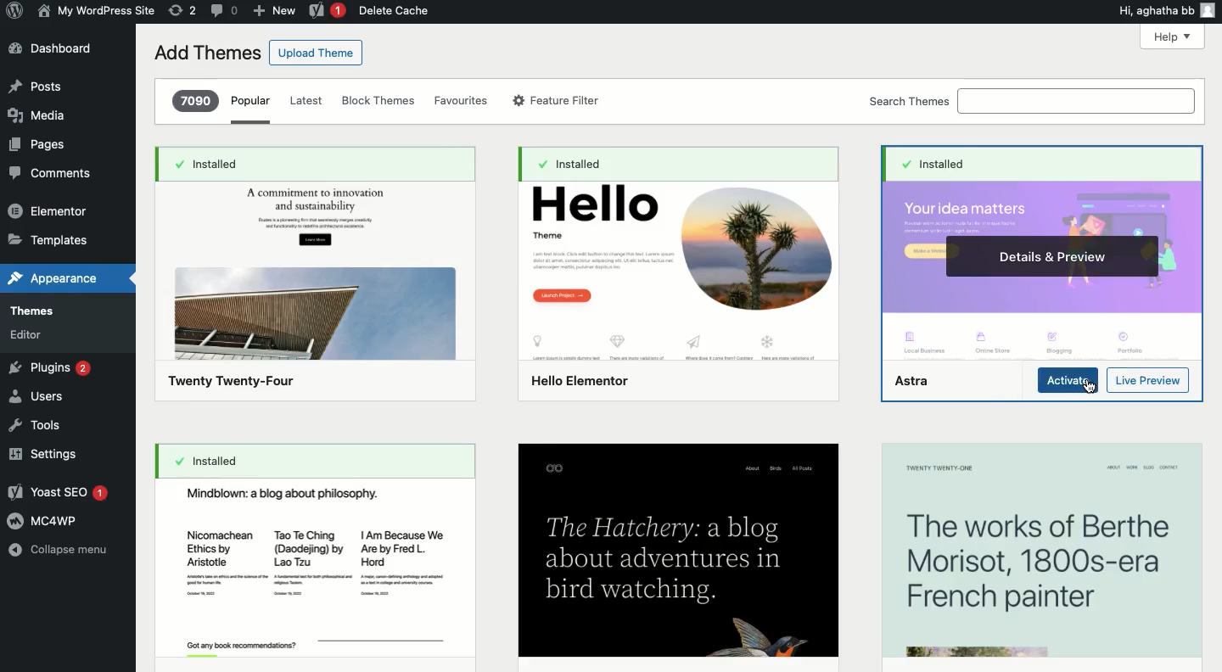 This screenshot has width=1222, height=672. What do you see at coordinates (54, 48) in the screenshot?
I see `Dashboard` at bounding box center [54, 48].